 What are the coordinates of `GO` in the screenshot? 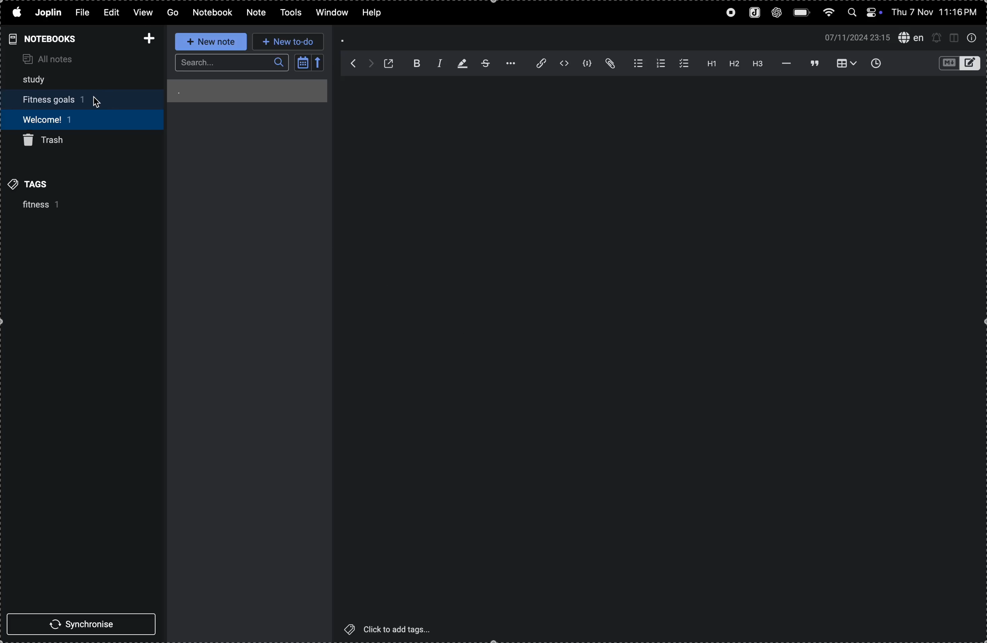 It's located at (173, 12).